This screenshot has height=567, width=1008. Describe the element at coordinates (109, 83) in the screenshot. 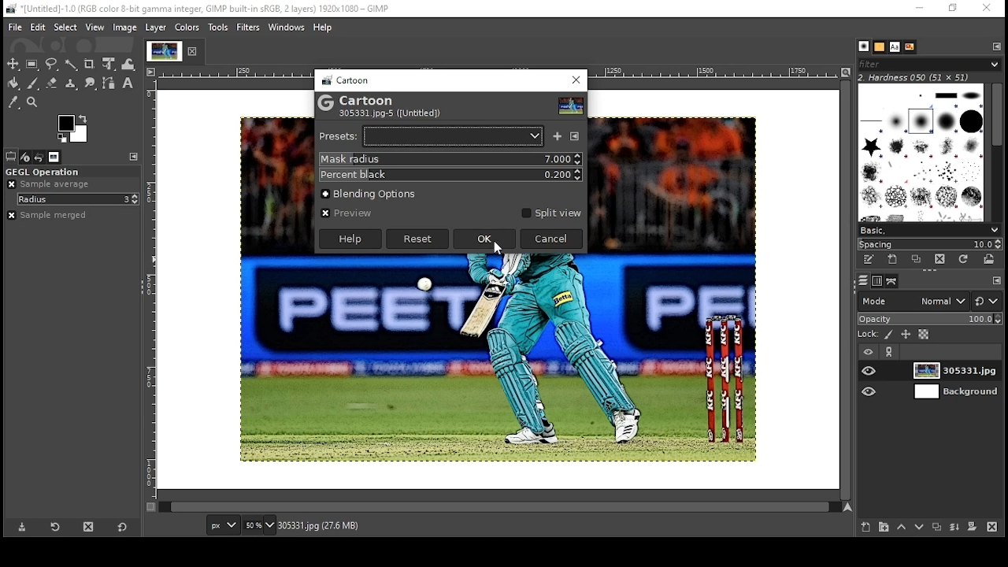

I see `paths tool` at that location.